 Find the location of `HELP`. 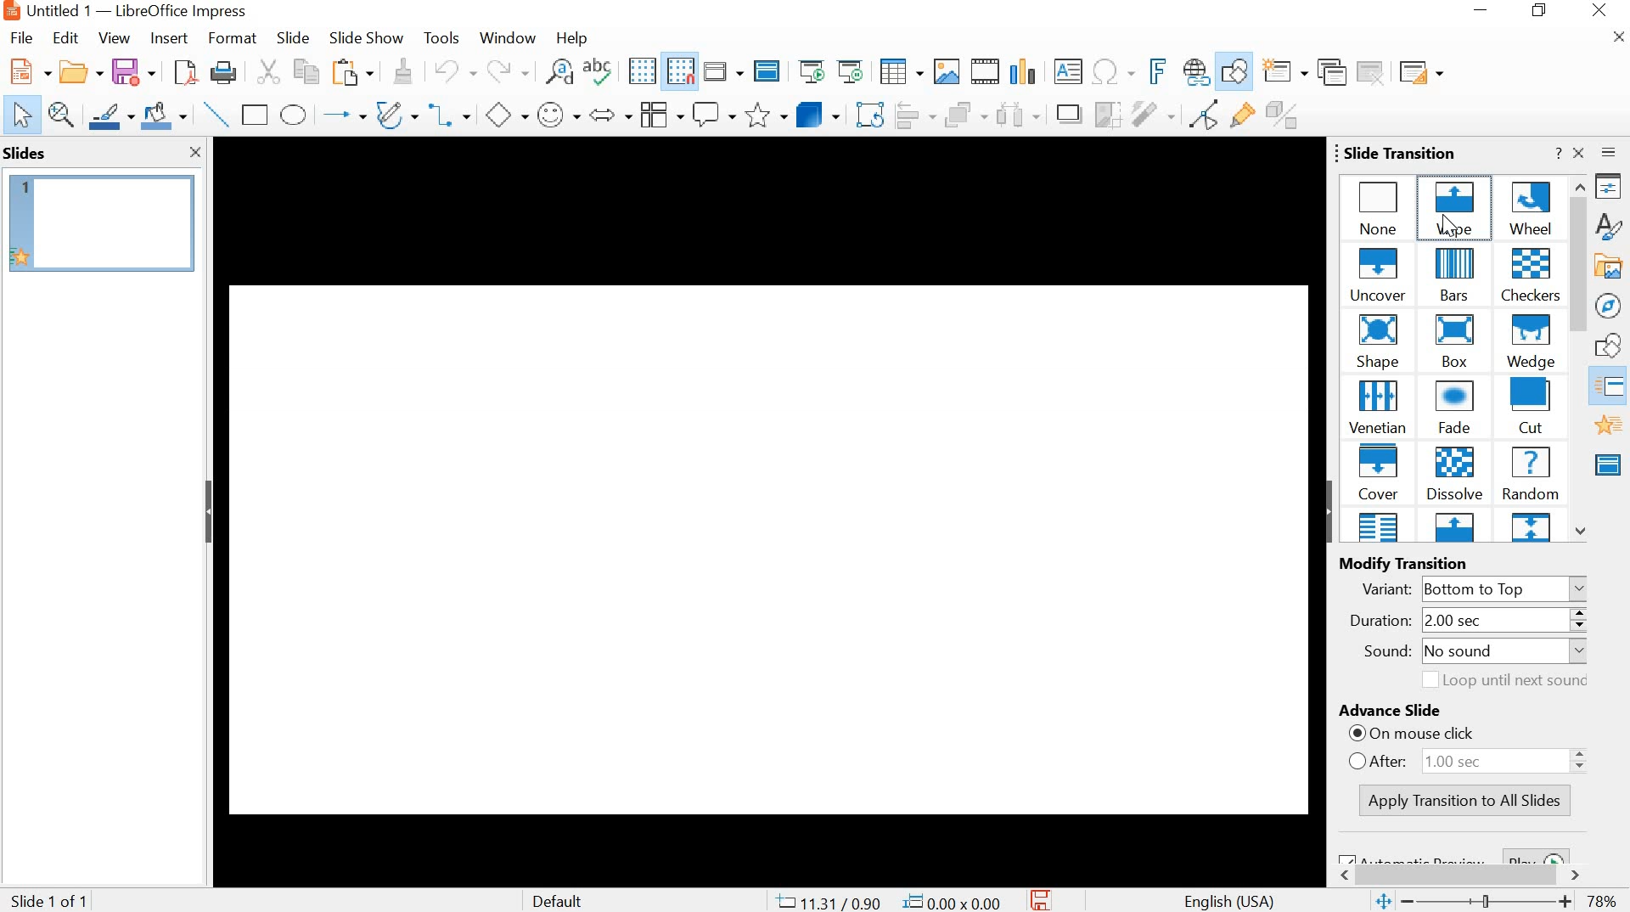

HELP is located at coordinates (571, 39).